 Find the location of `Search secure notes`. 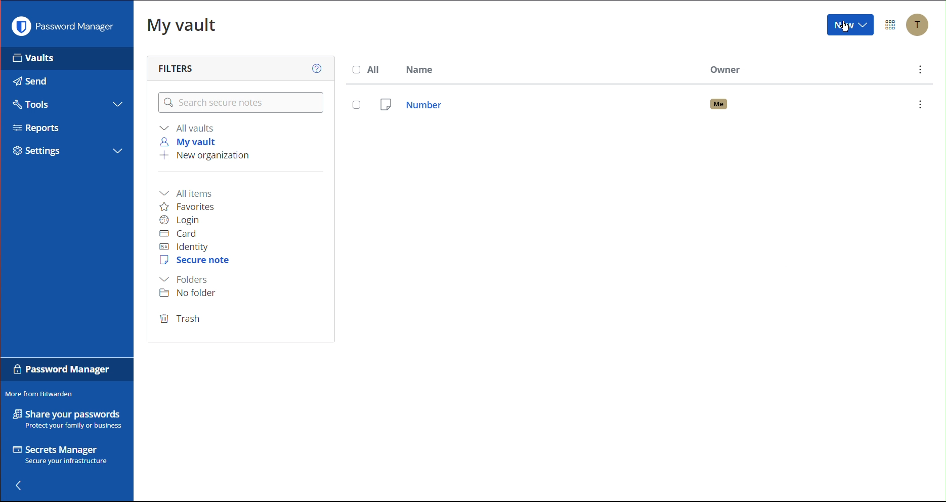

Search secure notes is located at coordinates (240, 103).